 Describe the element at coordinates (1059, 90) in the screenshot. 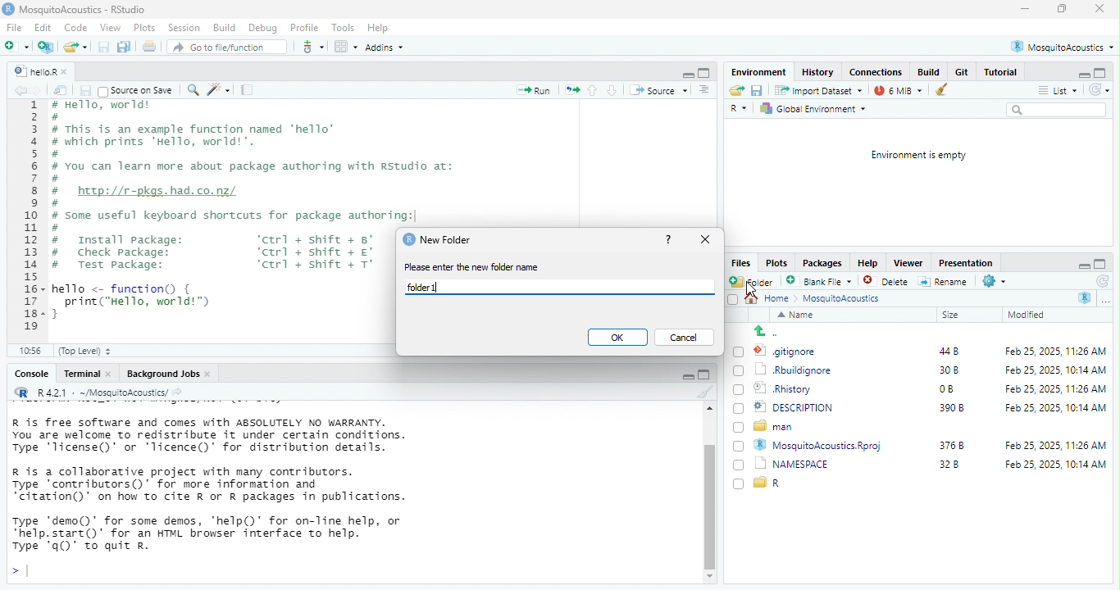

I see ` list` at that location.